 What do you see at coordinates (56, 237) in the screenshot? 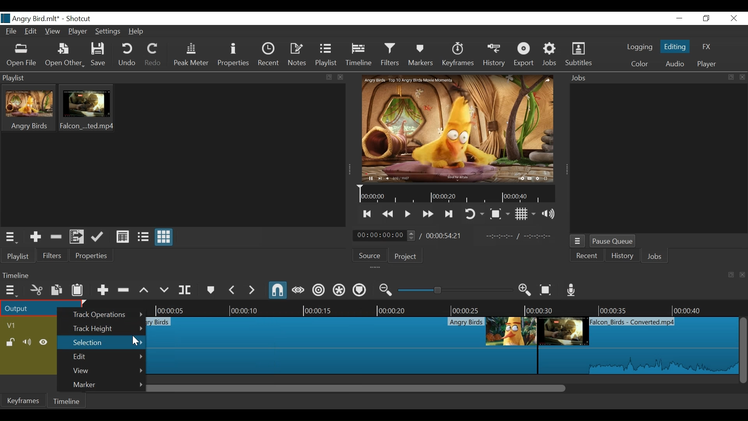
I see `Remove cut` at bounding box center [56, 237].